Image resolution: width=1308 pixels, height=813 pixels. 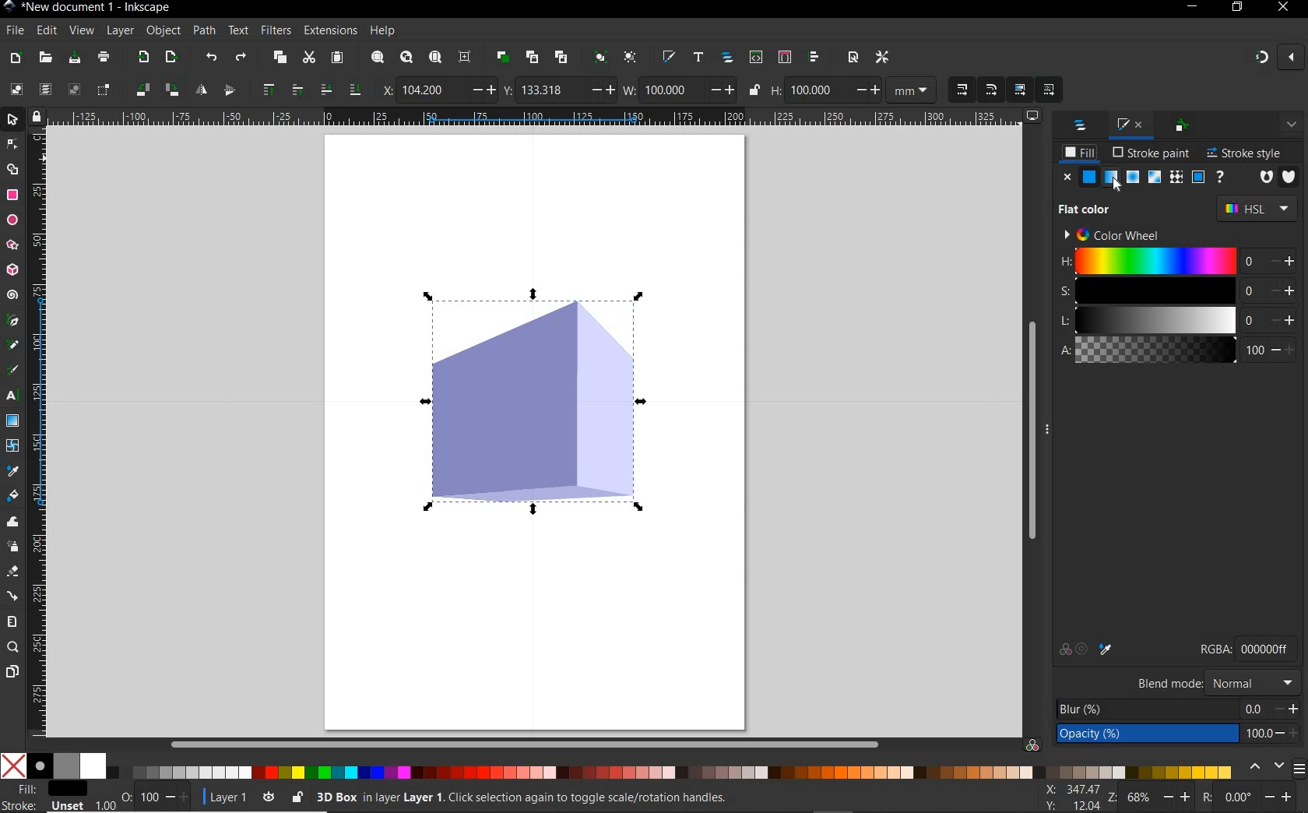 What do you see at coordinates (1081, 127) in the screenshot?
I see `LAYERS AND OBJECTS` at bounding box center [1081, 127].